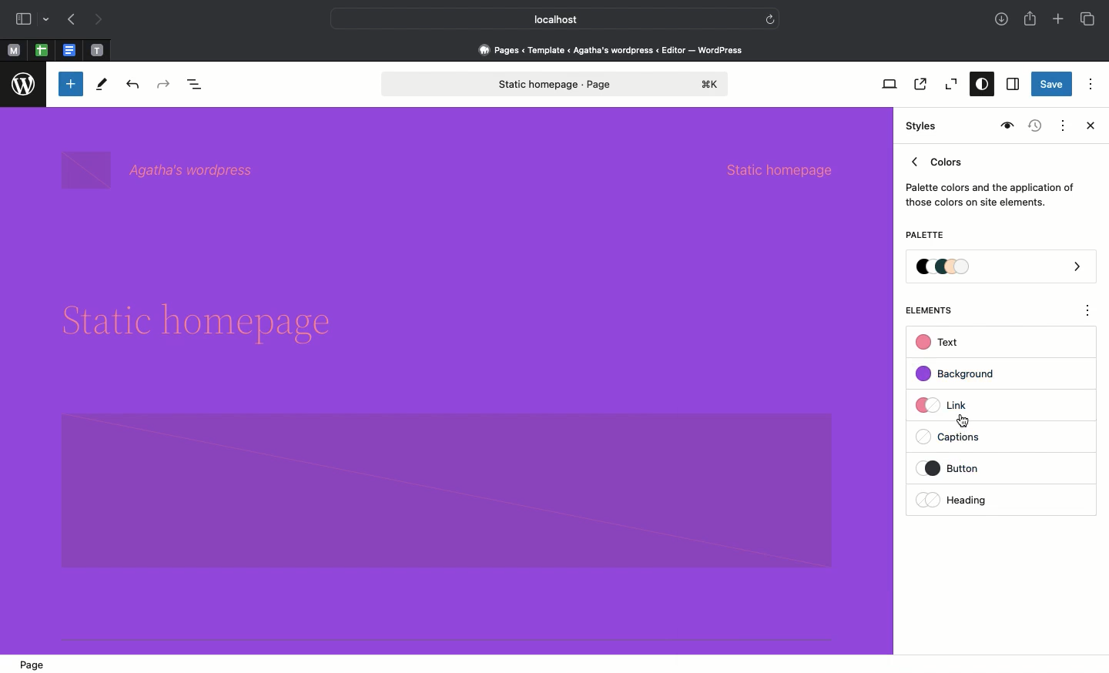 This screenshot has height=673, width=1109. Describe the element at coordinates (918, 126) in the screenshot. I see `Styles` at that location.